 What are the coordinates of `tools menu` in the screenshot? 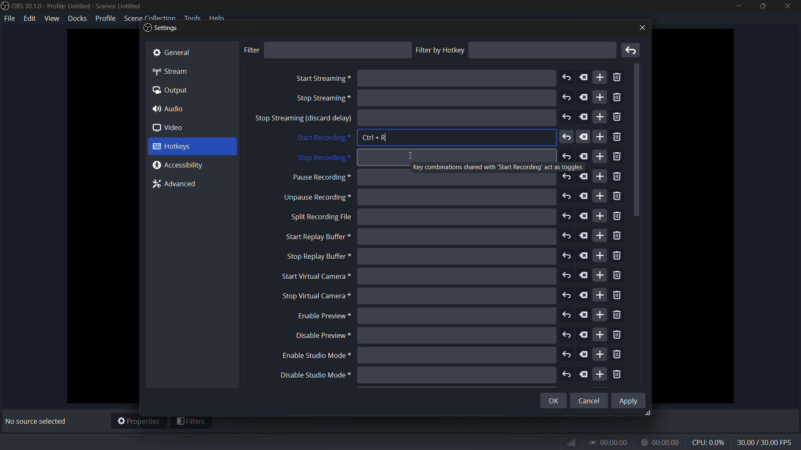 It's located at (192, 18).